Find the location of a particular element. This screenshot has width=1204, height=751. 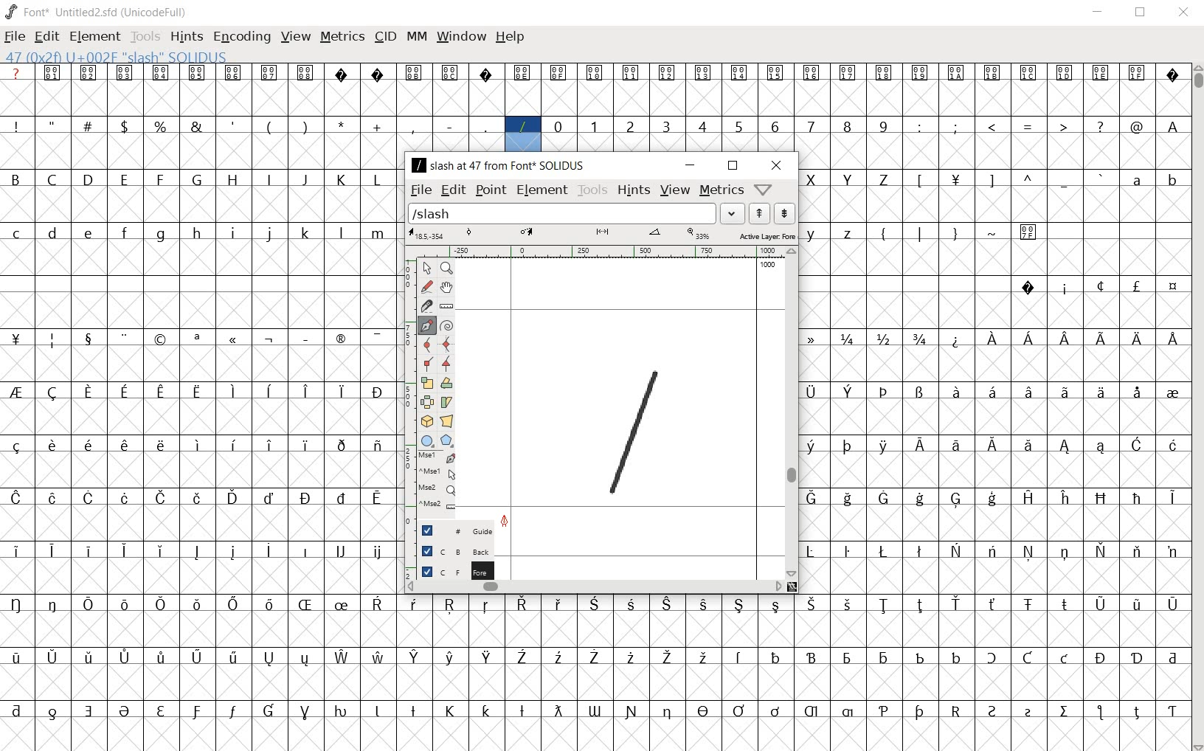

empty cells is located at coordinates (996, 207).